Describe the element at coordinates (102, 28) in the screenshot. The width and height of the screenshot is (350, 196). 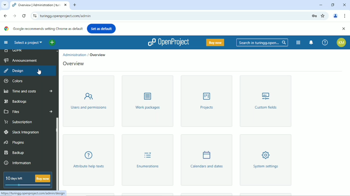
I see `Set as default ` at that location.